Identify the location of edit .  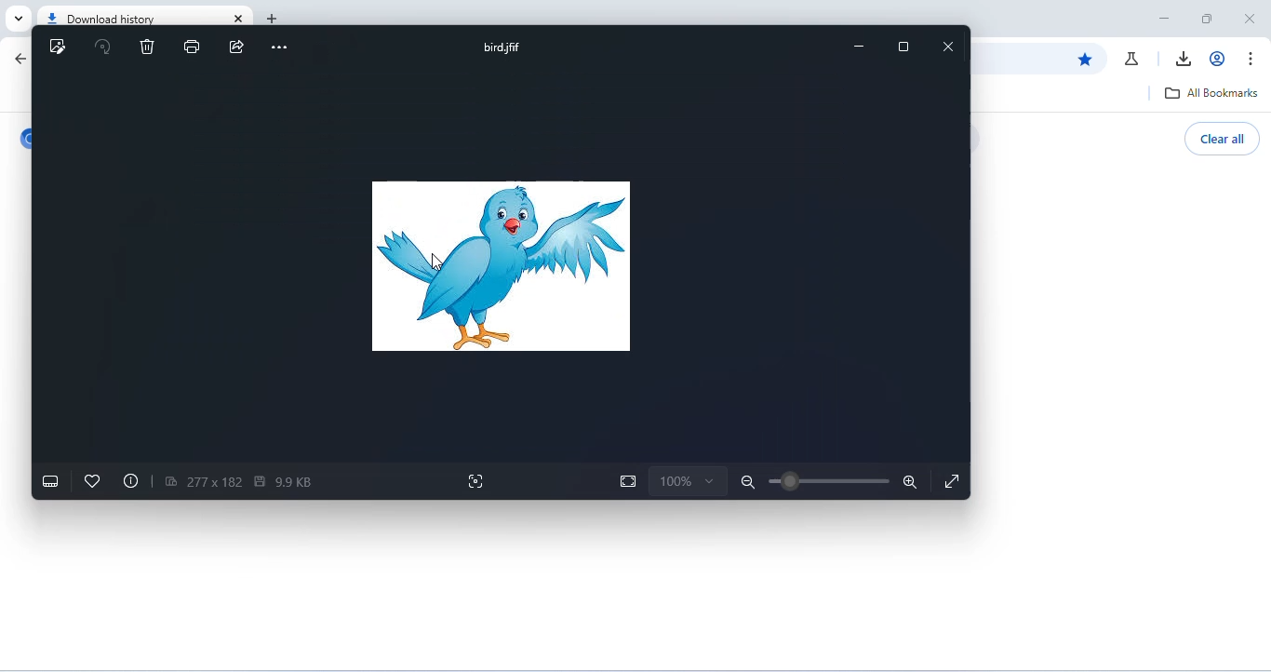
(58, 47).